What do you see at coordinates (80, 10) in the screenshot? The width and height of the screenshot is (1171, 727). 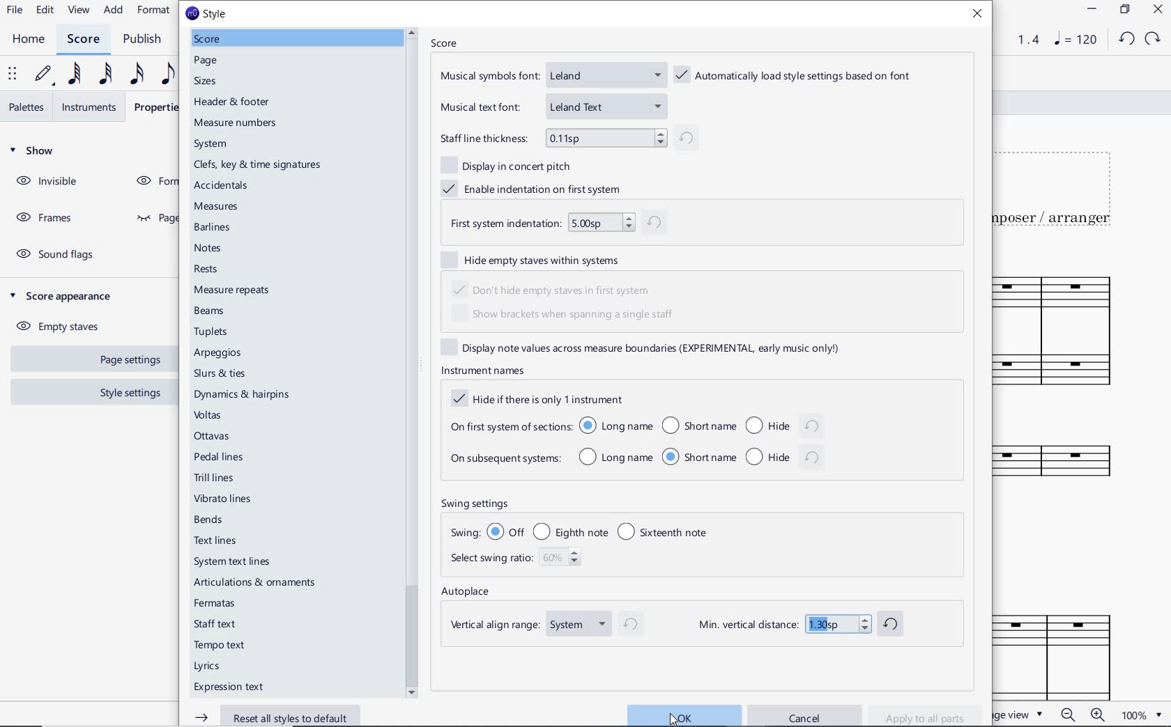 I see `VIEW` at bounding box center [80, 10].